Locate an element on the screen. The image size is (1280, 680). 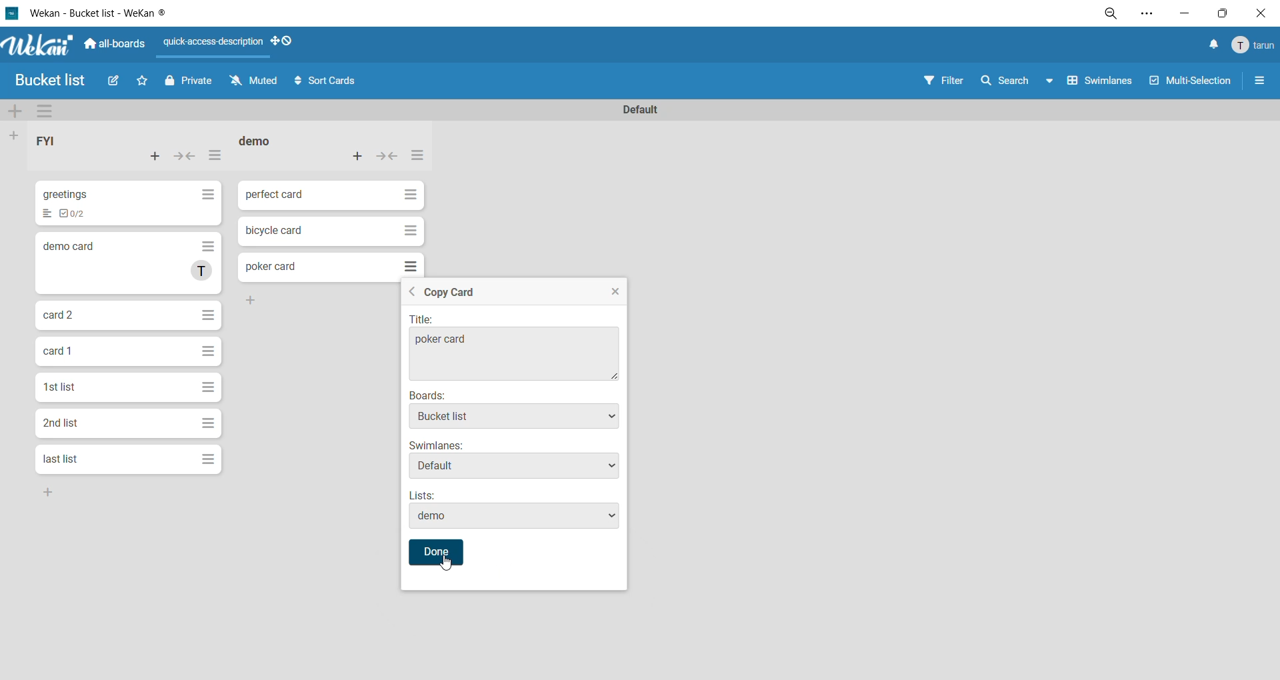
T is located at coordinates (200, 272).